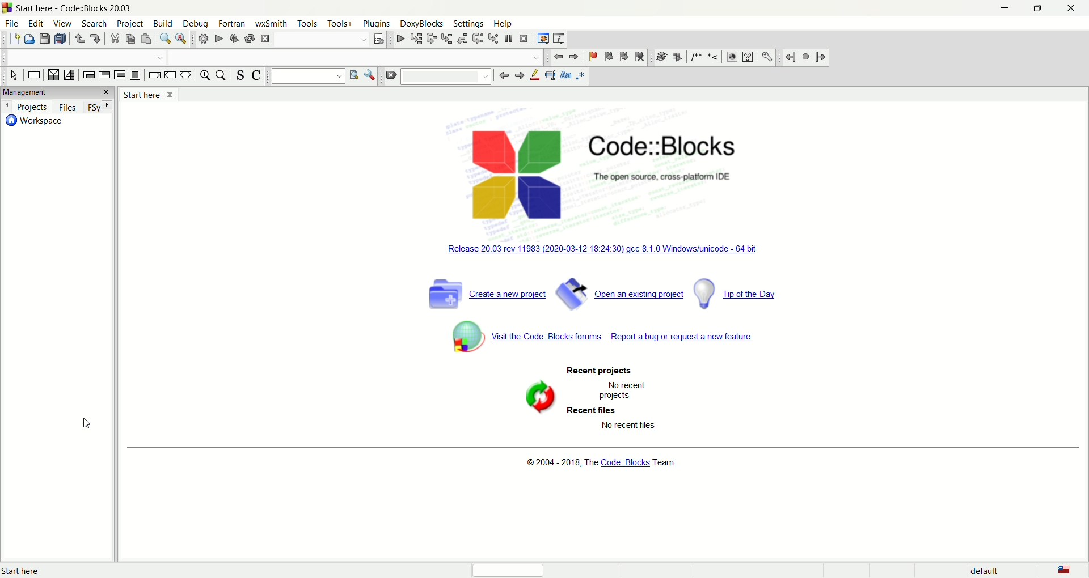  I want to click on clear, so click(390, 75).